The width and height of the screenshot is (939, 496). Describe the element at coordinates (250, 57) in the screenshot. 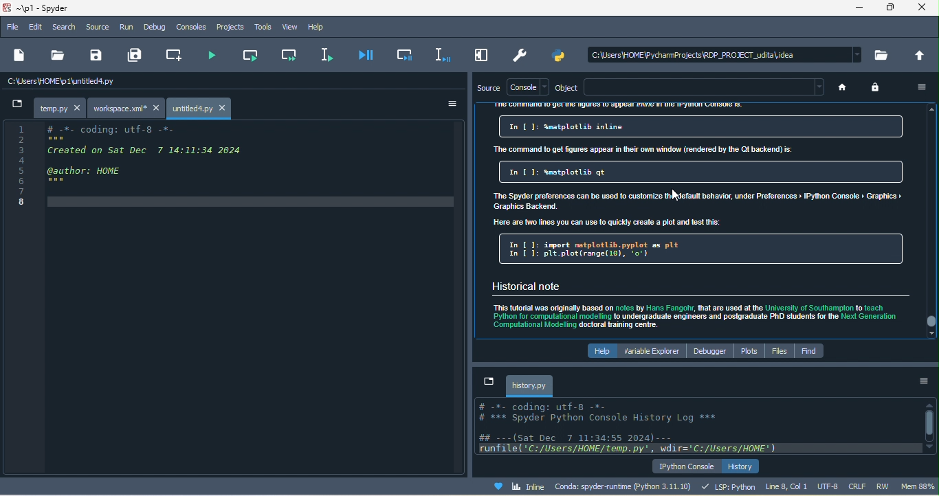

I see `run current cell` at that location.